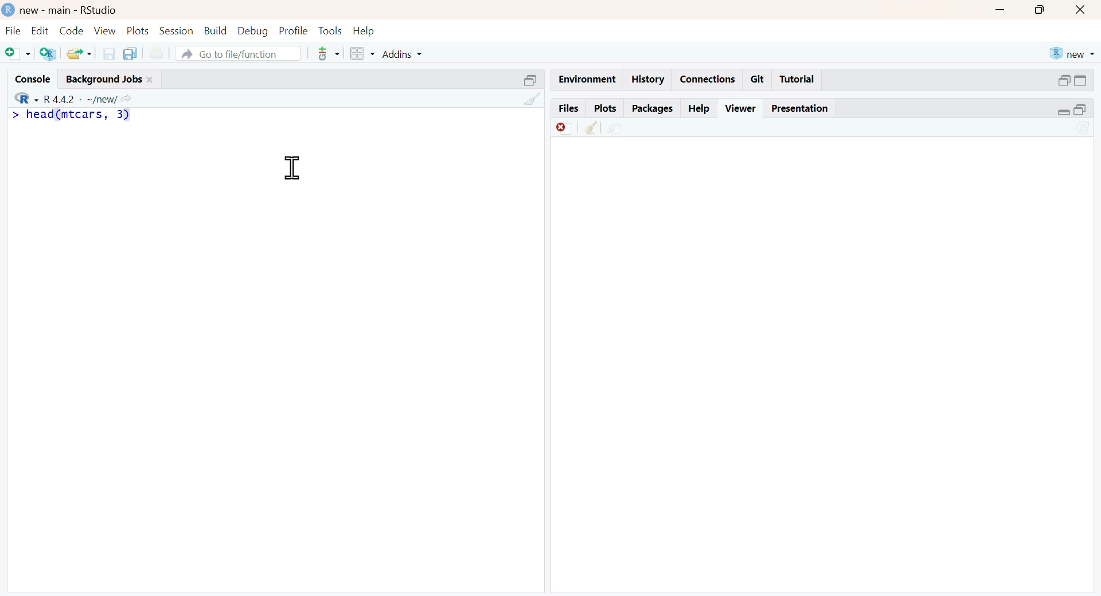  Describe the element at coordinates (29, 76) in the screenshot. I see `Console` at that location.